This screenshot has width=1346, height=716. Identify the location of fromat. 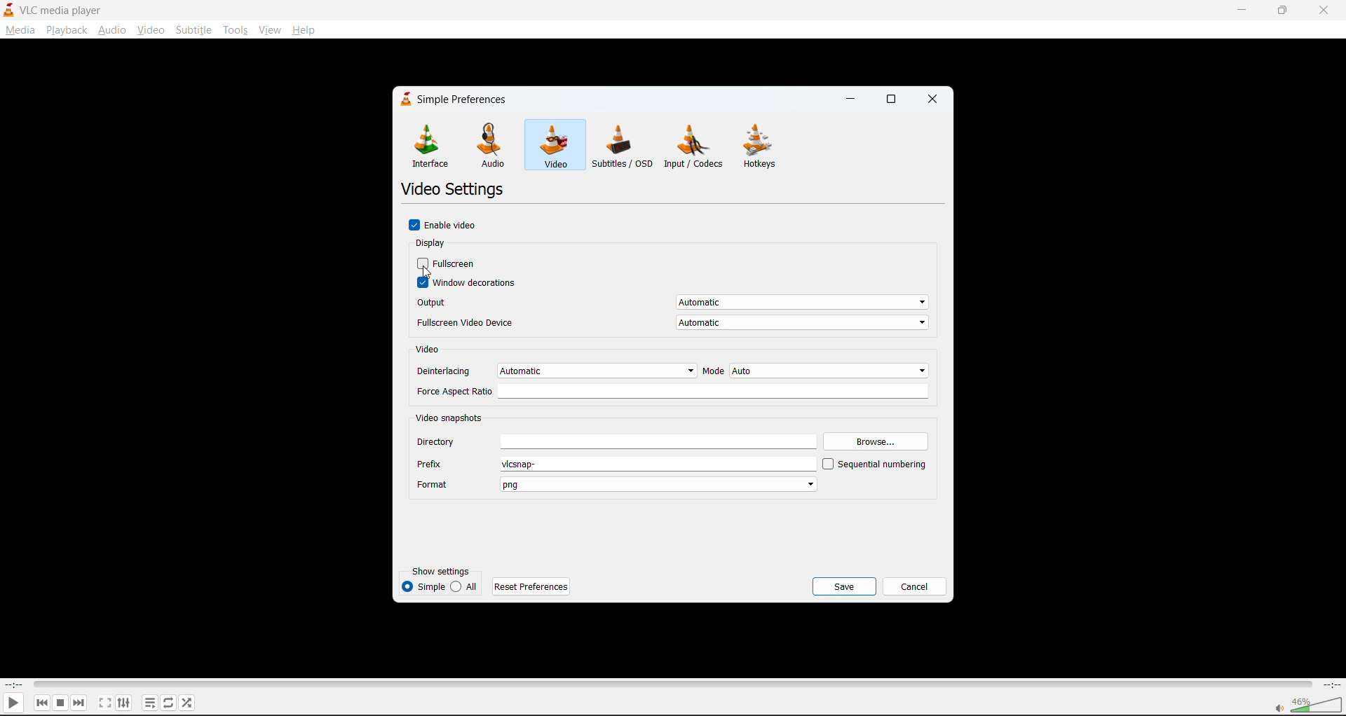
(621, 482).